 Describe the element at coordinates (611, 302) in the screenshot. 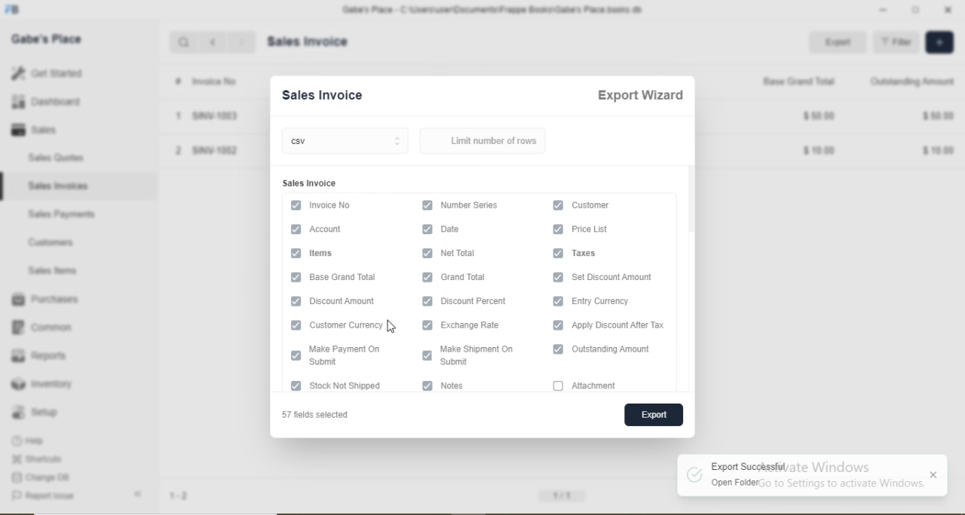

I see `Entry Currency` at that location.